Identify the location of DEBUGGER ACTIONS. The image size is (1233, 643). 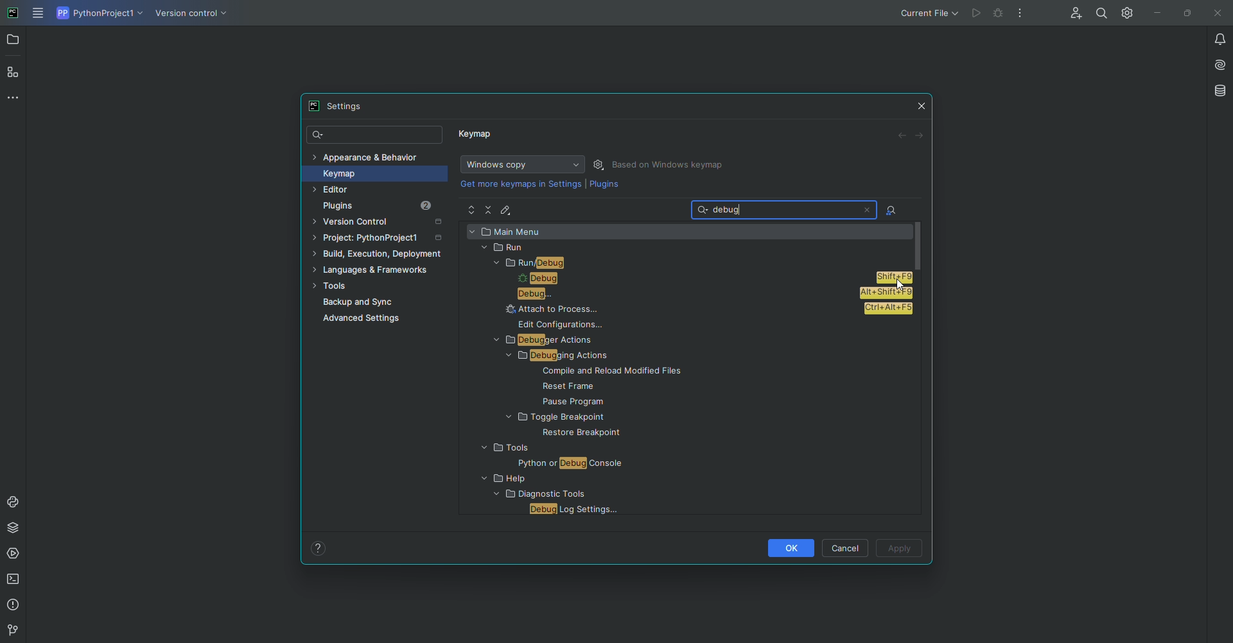
(561, 340).